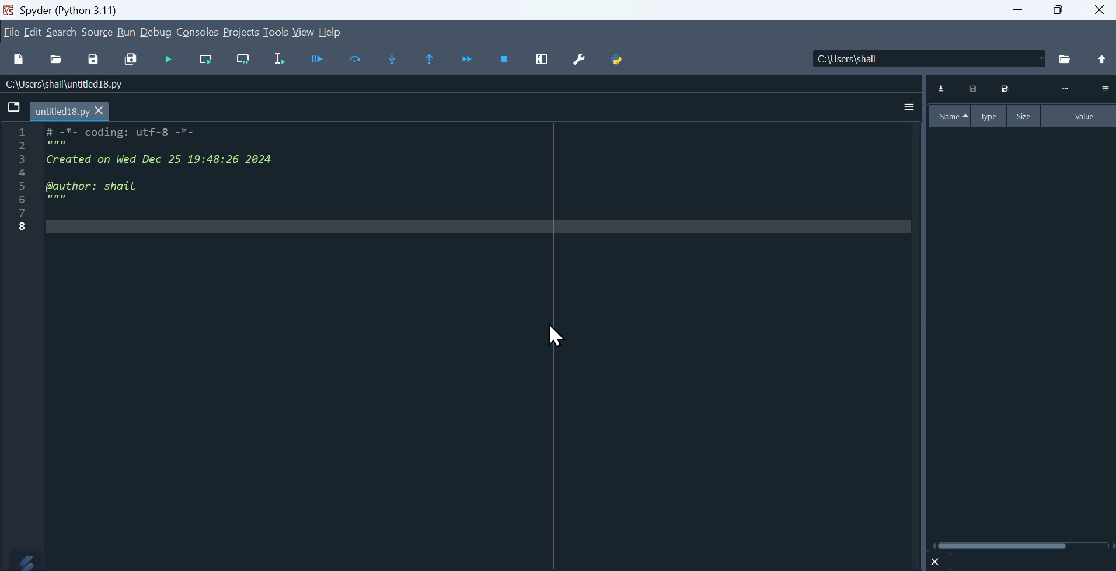 The height and width of the screenshot is (571, 1116). I want to click on Maximize, so click(1058, 10).